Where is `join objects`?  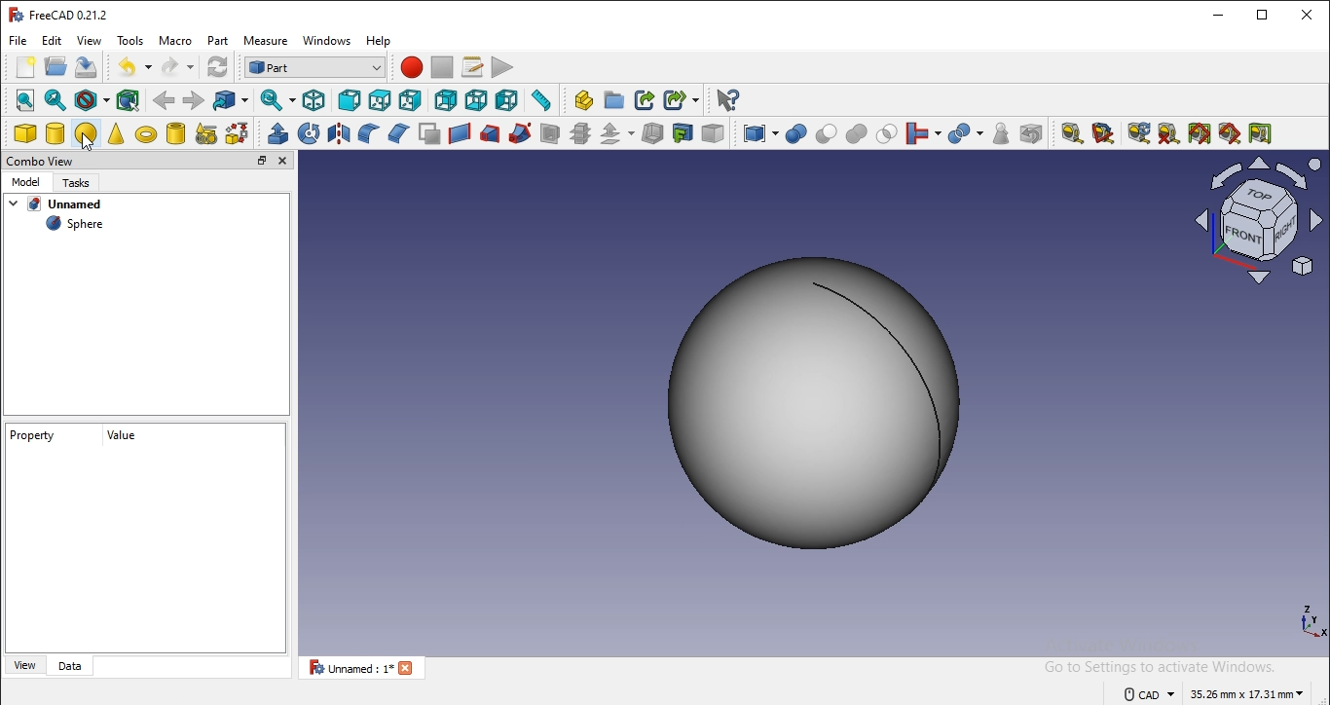
join objects is located at coordinates (919, 134).